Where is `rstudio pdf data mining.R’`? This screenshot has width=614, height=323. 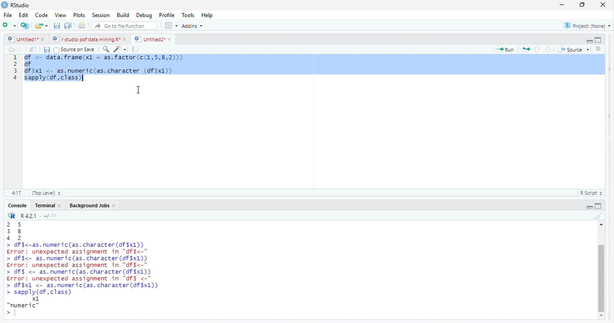 rstudio pdf data mining.R’ is located at coordinates (86, 39).